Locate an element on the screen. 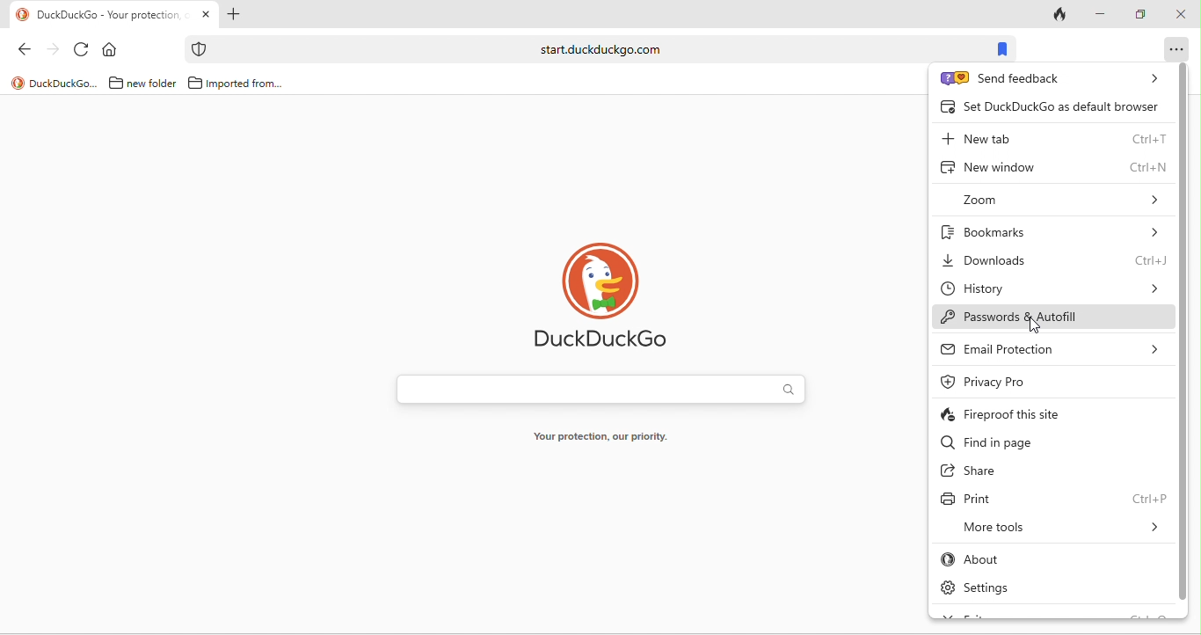 This screenshot has height=635, width=1201. about is located at coordinates (986, 560).